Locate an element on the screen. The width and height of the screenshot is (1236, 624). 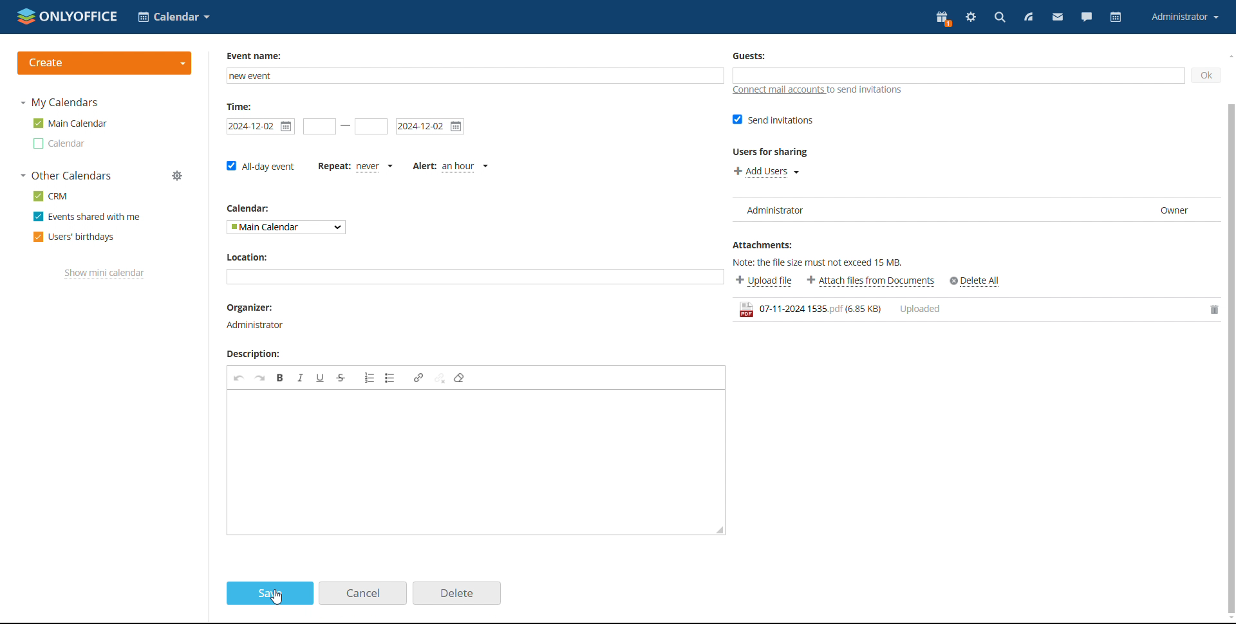
end date is located at coordinates (372, 125).